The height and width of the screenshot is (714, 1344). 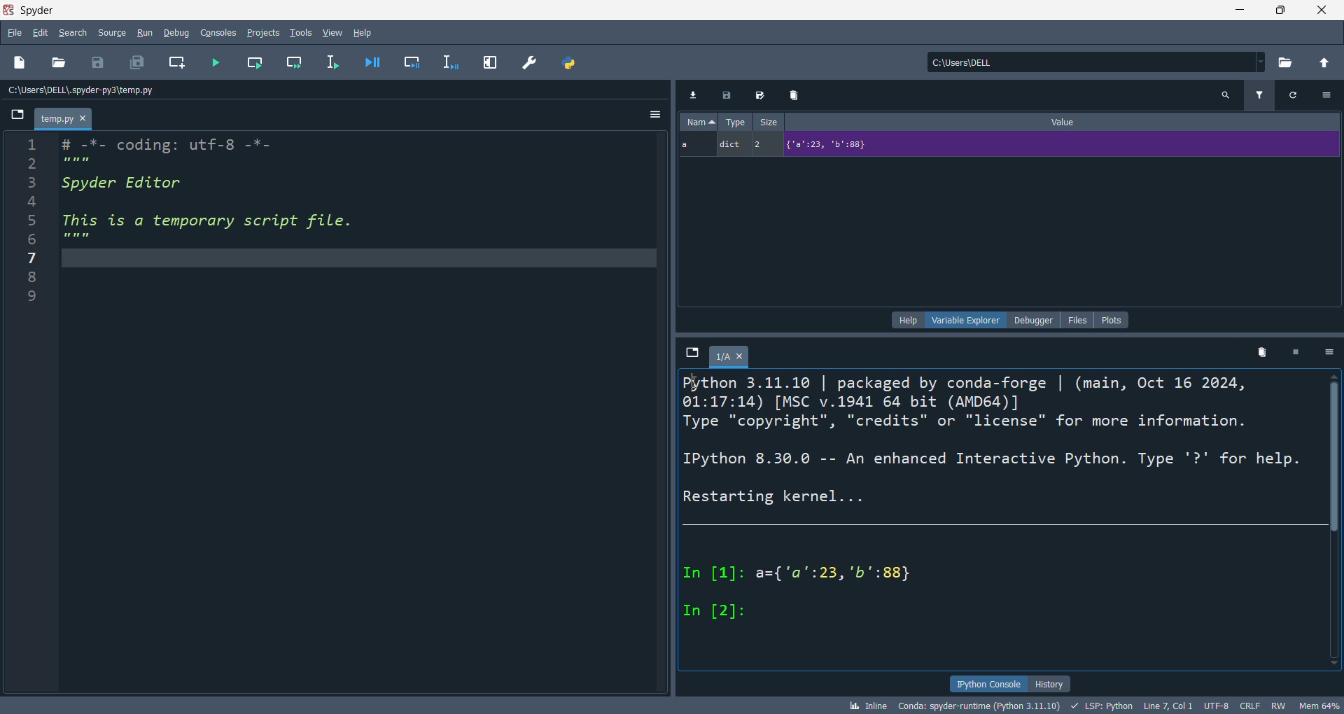 I want to click on ipython console pane, so click(x=1002, y=519).